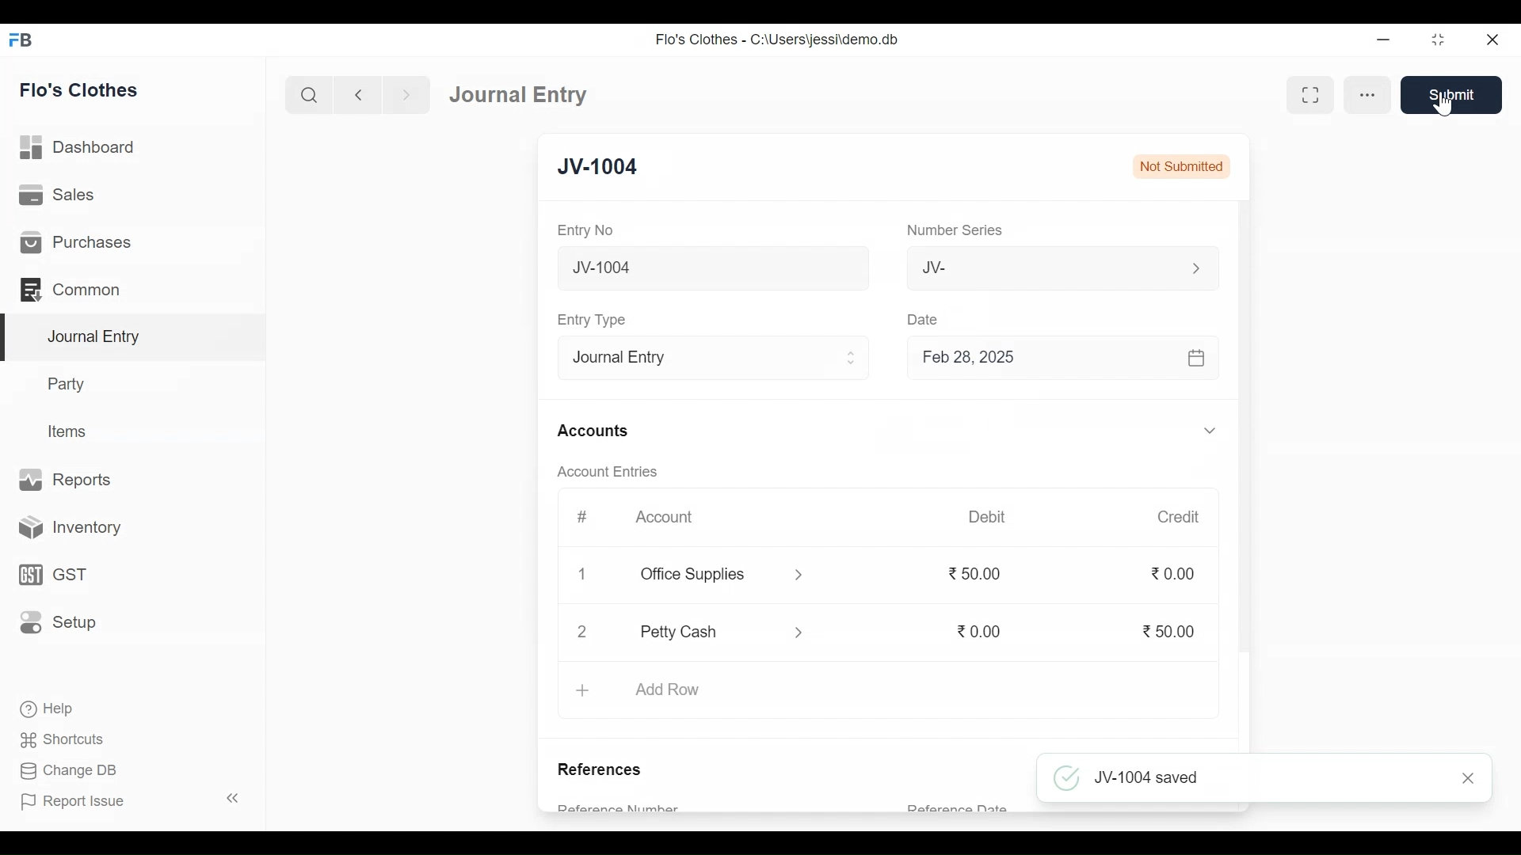  What do you see at coordinates (1035, 268) in the screenshot?
I see `JV-` at bounding box center [1035, 268].